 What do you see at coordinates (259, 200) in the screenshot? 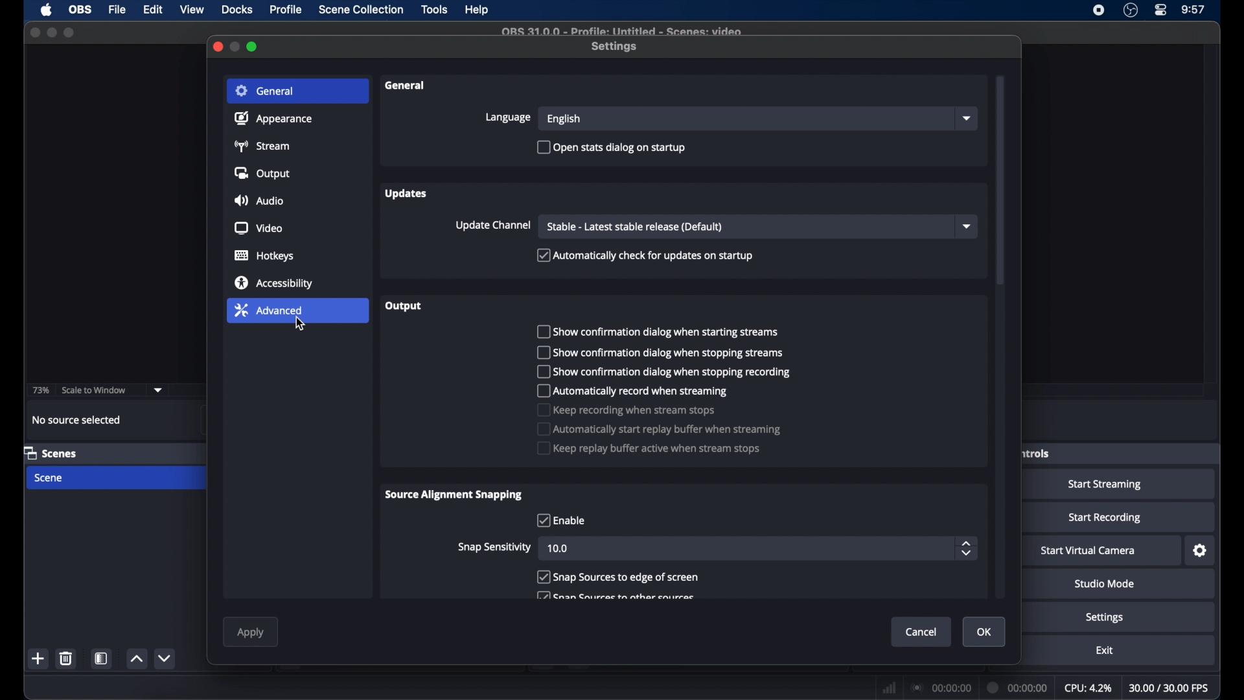
I see `audio` at bounding box center [259, 200].